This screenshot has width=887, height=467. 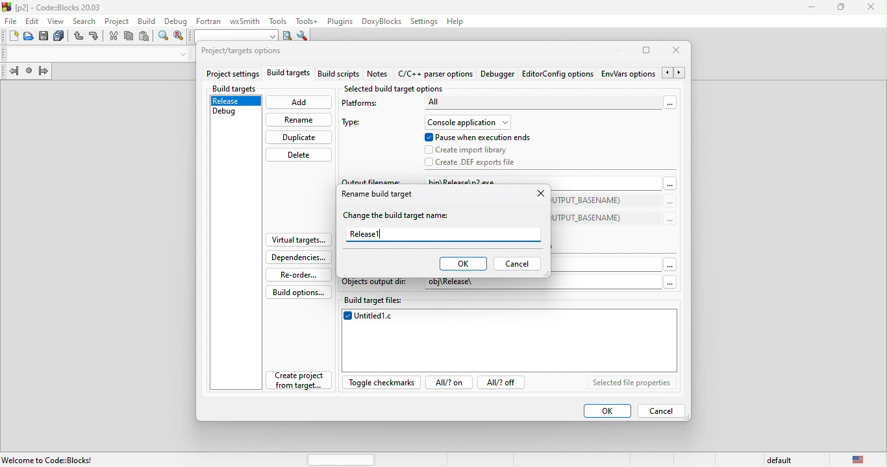 What do you see at coordinates (301, 274) in the screenshot?
I see `re order` at bounding box center [301, 274].